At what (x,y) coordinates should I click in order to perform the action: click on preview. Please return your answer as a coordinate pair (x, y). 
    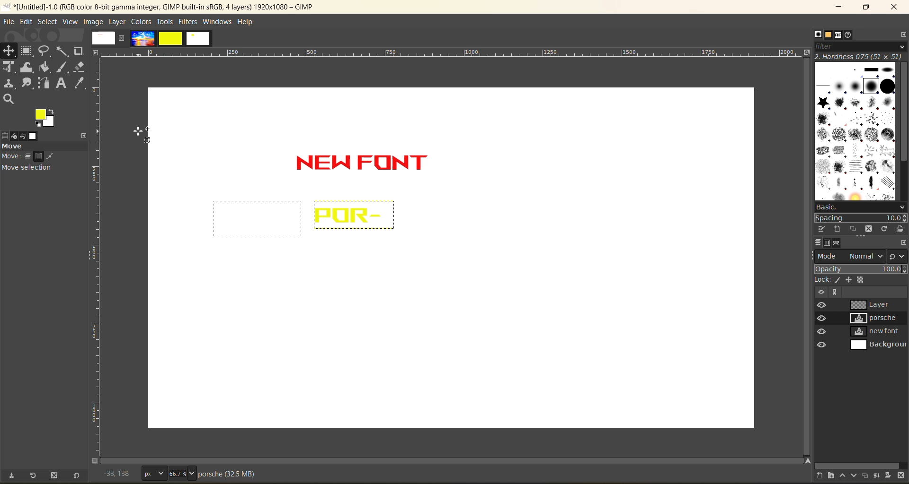
    Looking at the image, I should click on (821, 327).